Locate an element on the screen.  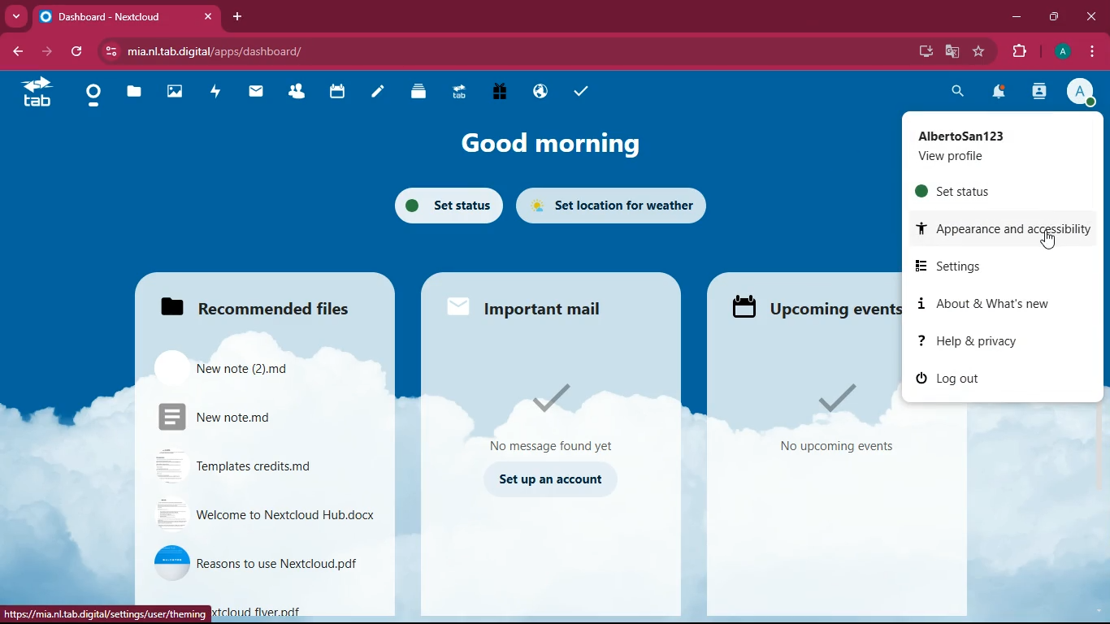
good morning is located at coordinates (547, 144).